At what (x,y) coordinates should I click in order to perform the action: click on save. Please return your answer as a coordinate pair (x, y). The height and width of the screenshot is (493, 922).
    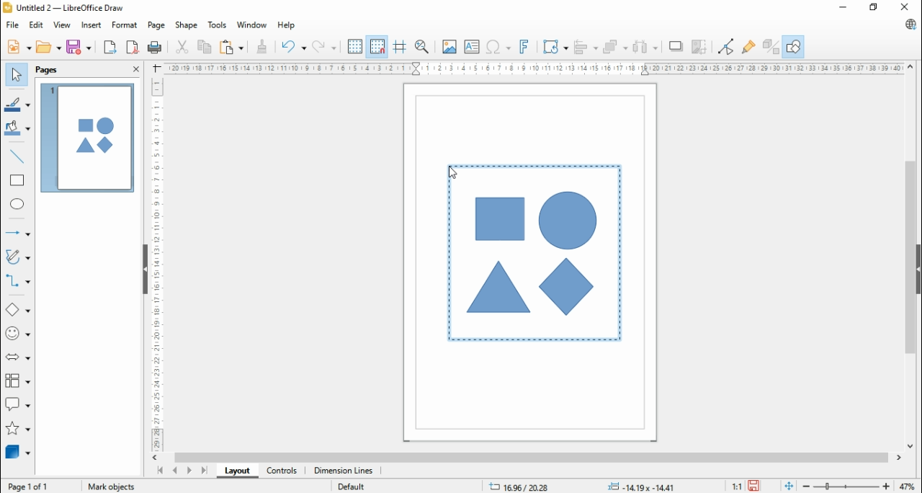
    Looking at the image, I should click on (753, 486).